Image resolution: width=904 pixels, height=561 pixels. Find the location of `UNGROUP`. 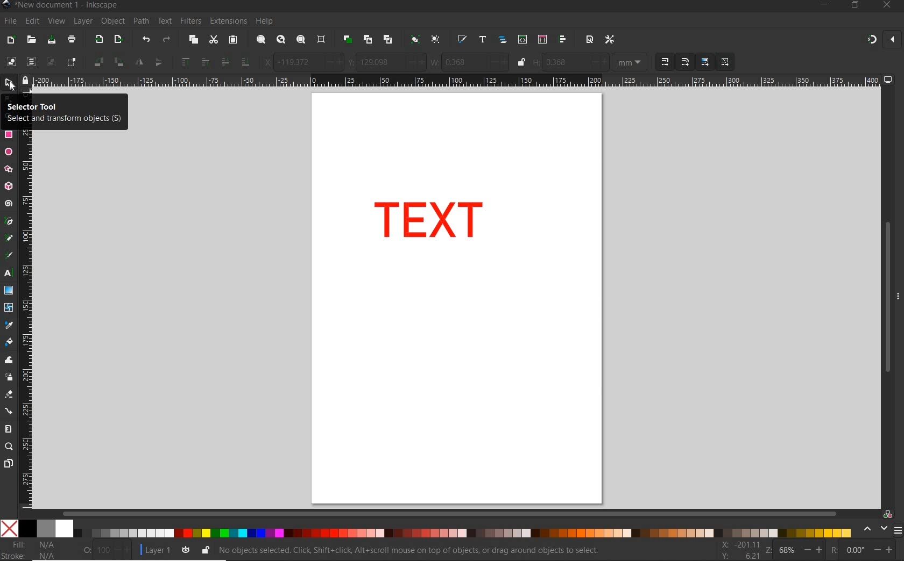

UNGROUP is located at coordinates (436, 40).